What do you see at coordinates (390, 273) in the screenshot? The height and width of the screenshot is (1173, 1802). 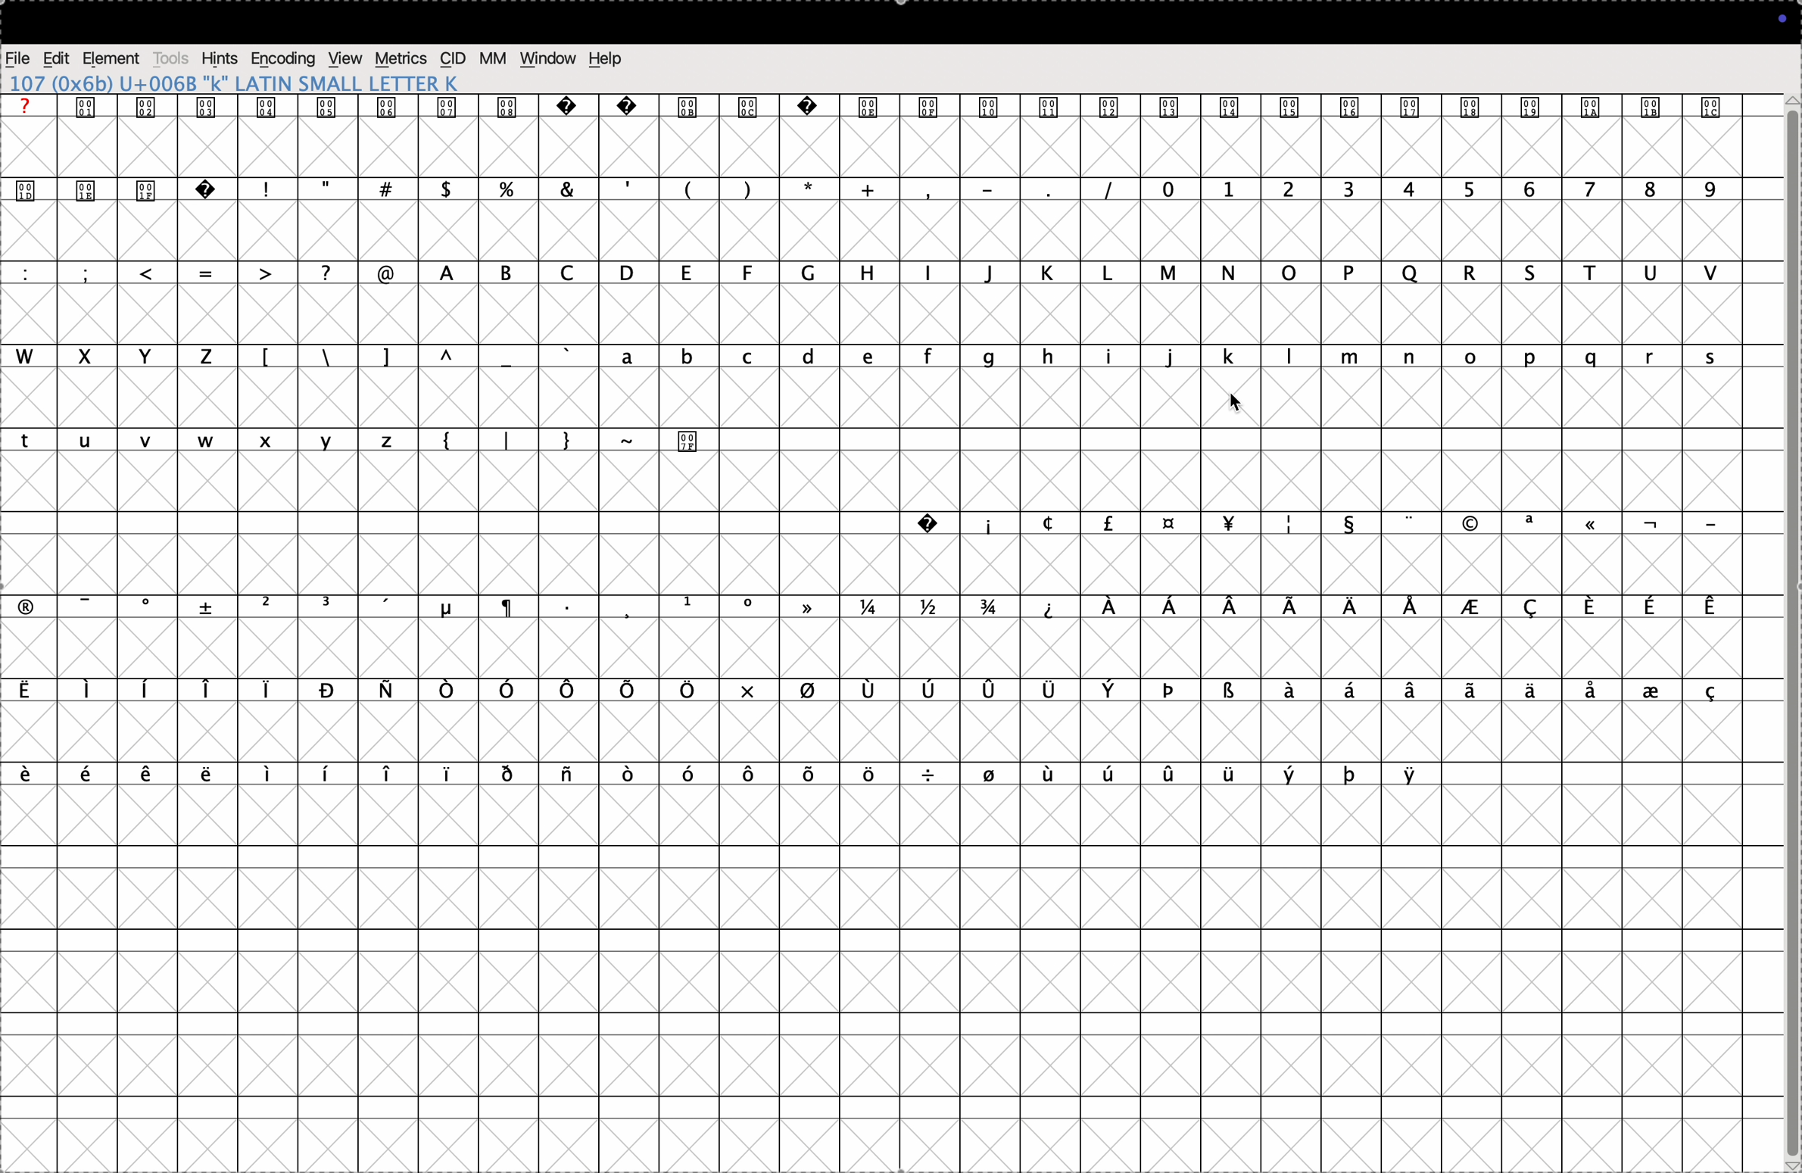 I see `@` at bounding box center [390, 273].